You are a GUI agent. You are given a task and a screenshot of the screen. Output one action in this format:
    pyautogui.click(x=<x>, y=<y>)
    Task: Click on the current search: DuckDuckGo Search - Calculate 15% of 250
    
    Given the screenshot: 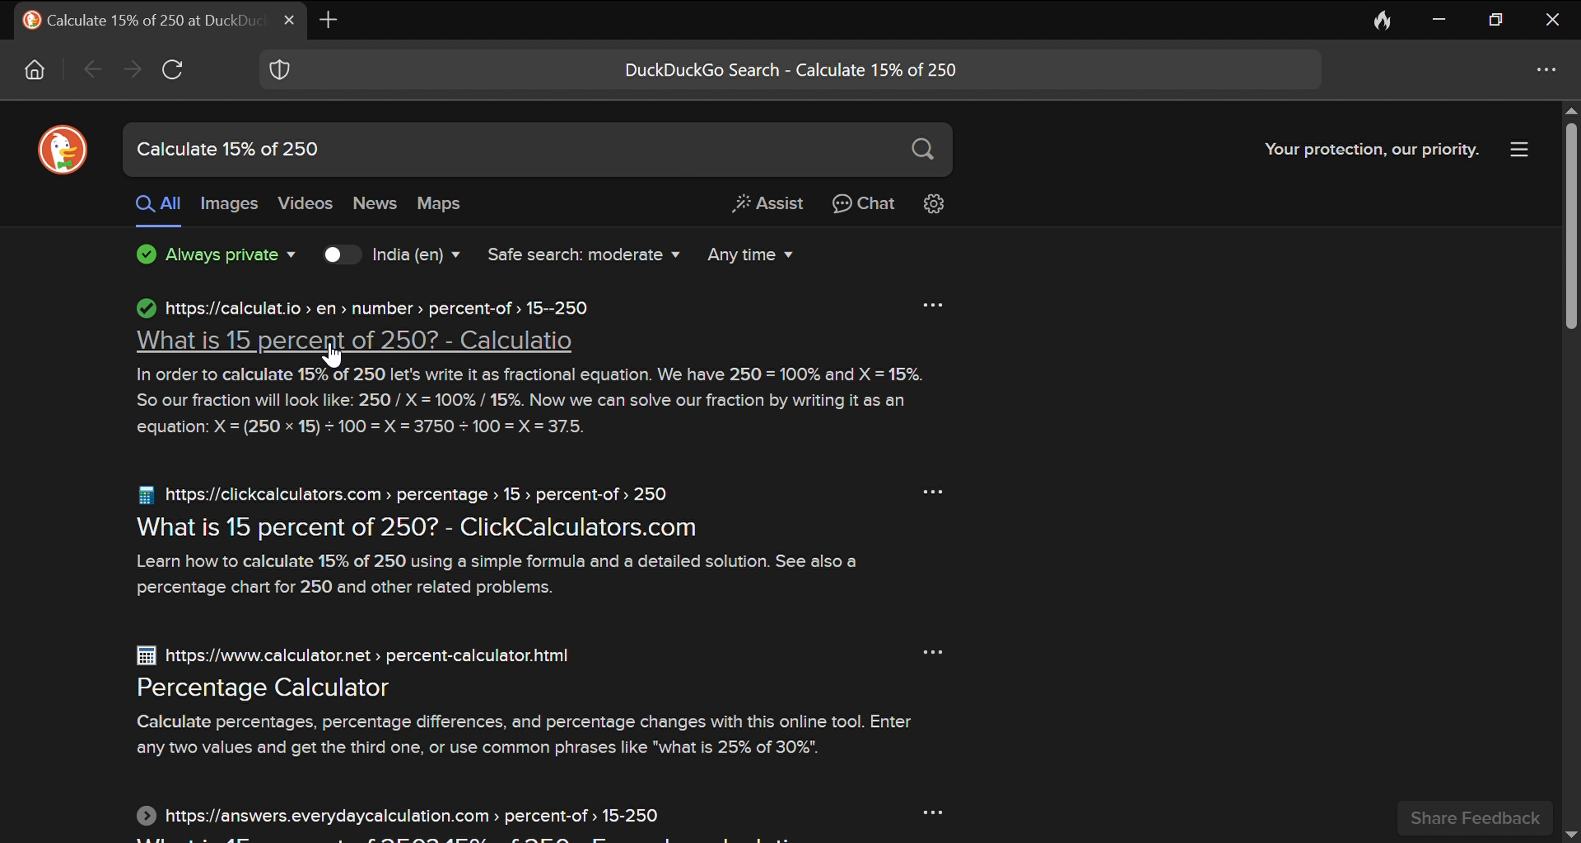 What is the action you would take?
    pyautogui.click(x=800, y=71)
    